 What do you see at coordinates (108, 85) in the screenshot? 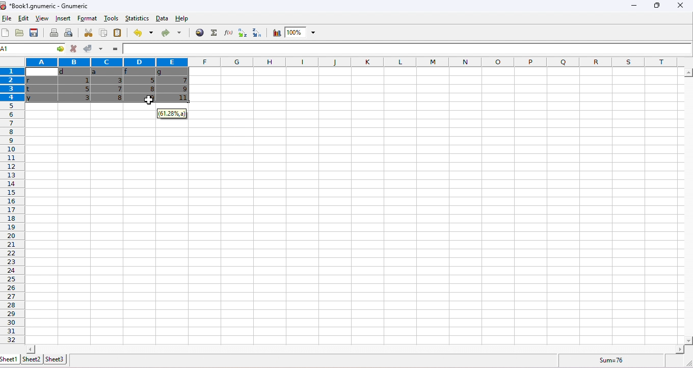
I see `dragged` at bounding box center [108, 85].